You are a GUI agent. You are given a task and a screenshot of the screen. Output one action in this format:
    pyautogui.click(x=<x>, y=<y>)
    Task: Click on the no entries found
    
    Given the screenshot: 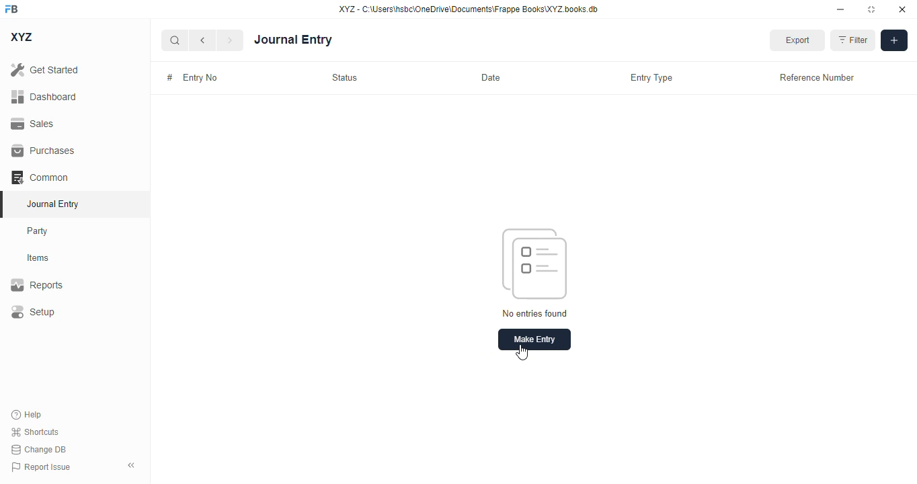 What is the action you would take?
    pyautogui.click(x=535, y=313)
    